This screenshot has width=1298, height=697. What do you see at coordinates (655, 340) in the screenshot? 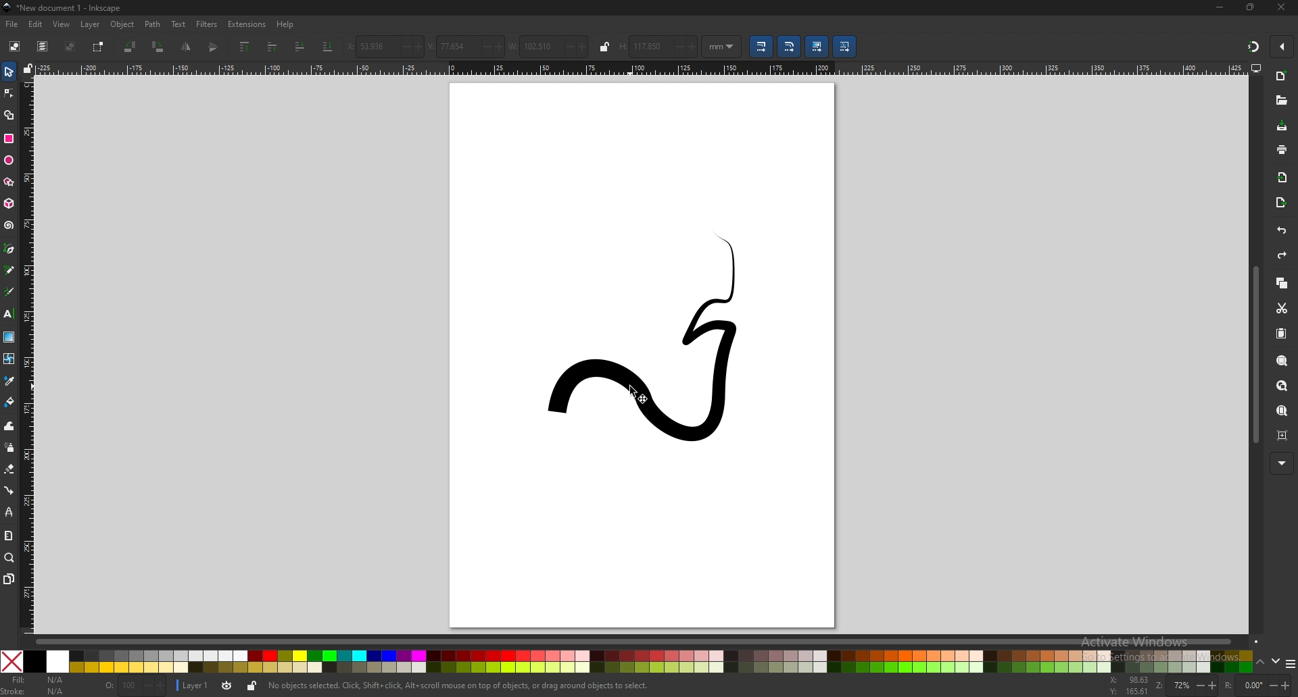
I see `path` at bounding box center [655, 340].